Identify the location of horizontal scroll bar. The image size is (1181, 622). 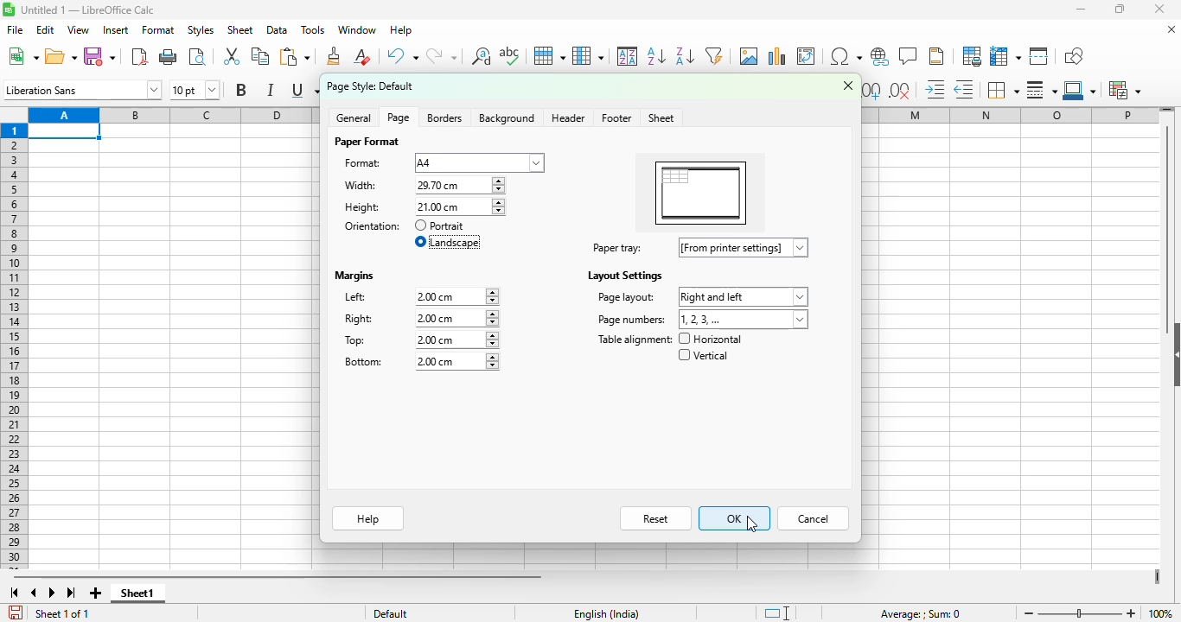
(277, 578).